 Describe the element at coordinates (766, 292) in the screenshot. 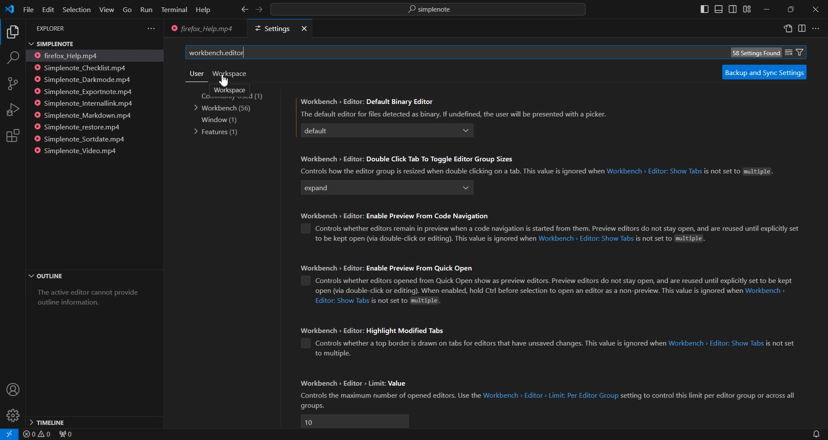

I see `Hyperlink file address` at that location.